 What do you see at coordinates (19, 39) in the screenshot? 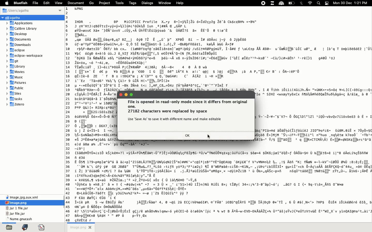
I see `documents` at bounding box center [19, 39].